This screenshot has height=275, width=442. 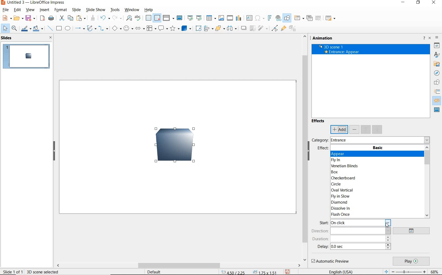 What do you see at coordinates (51, 38) in the screenshot?
I see `close` at bounding box center [51, 38].